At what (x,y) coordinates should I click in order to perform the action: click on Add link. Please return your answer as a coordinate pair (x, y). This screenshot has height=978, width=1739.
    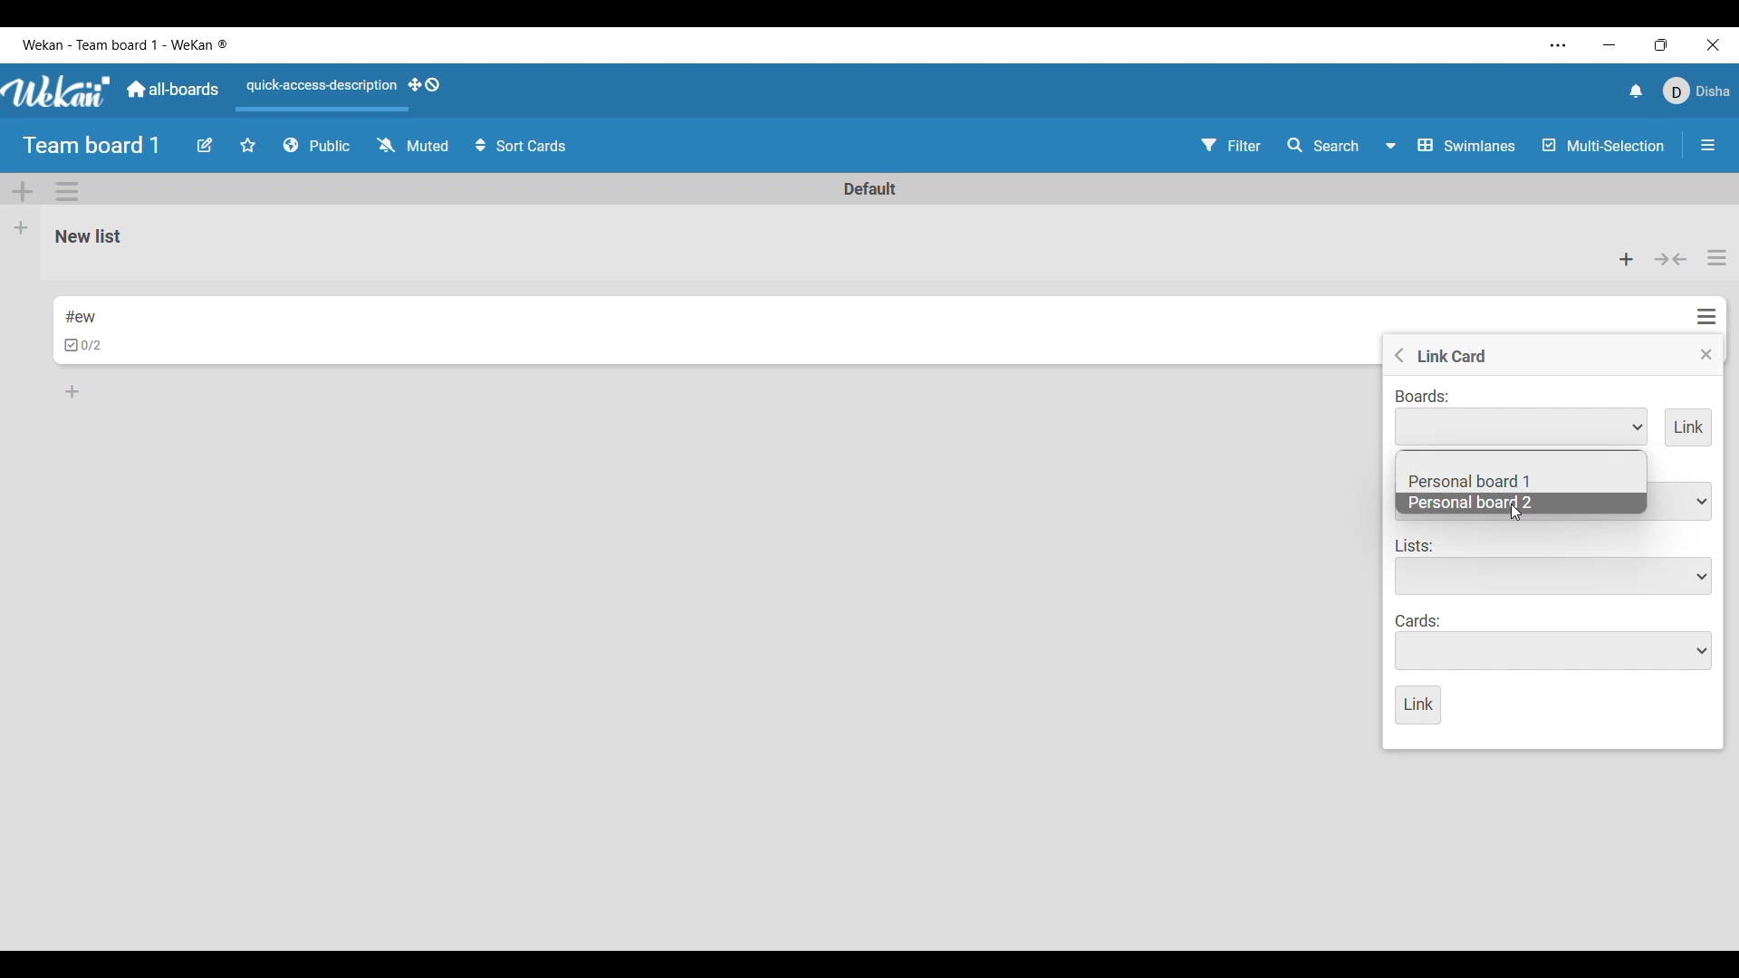
    Looking at the image, I should click on (1689, 427).